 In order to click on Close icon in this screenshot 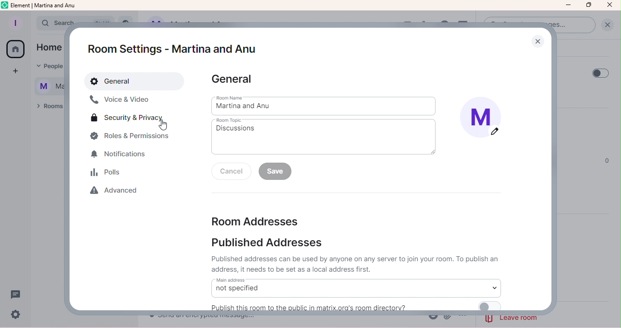, I will do `click(610, 5)`.